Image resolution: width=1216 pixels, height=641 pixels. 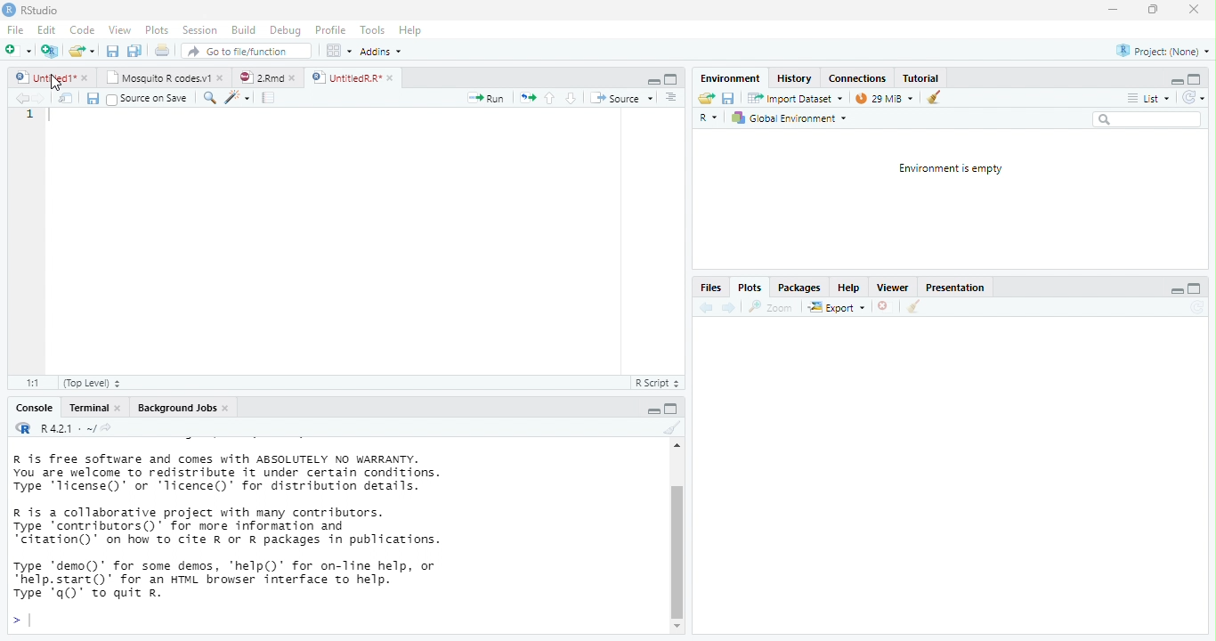 I want to click on Addins, so click(x=381, y=52).